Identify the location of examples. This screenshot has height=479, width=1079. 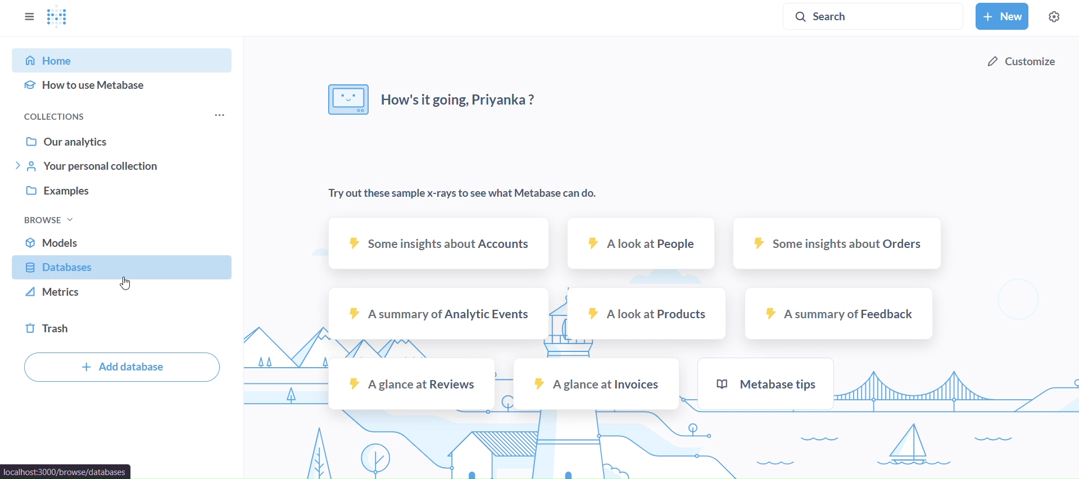
(124, 196).